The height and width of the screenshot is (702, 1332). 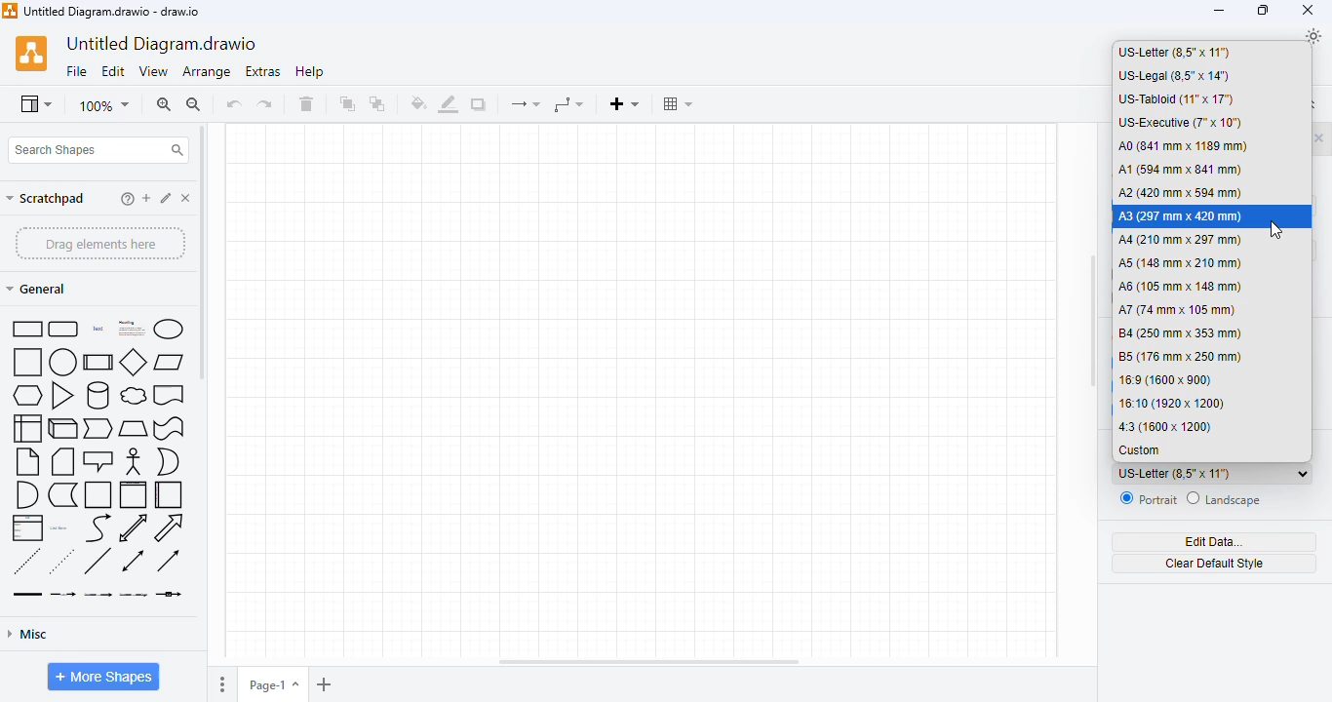 What do you see at coordinates (1219, 12) in the screenshot?
I see `minimize` at bounding box center [1219, 12].